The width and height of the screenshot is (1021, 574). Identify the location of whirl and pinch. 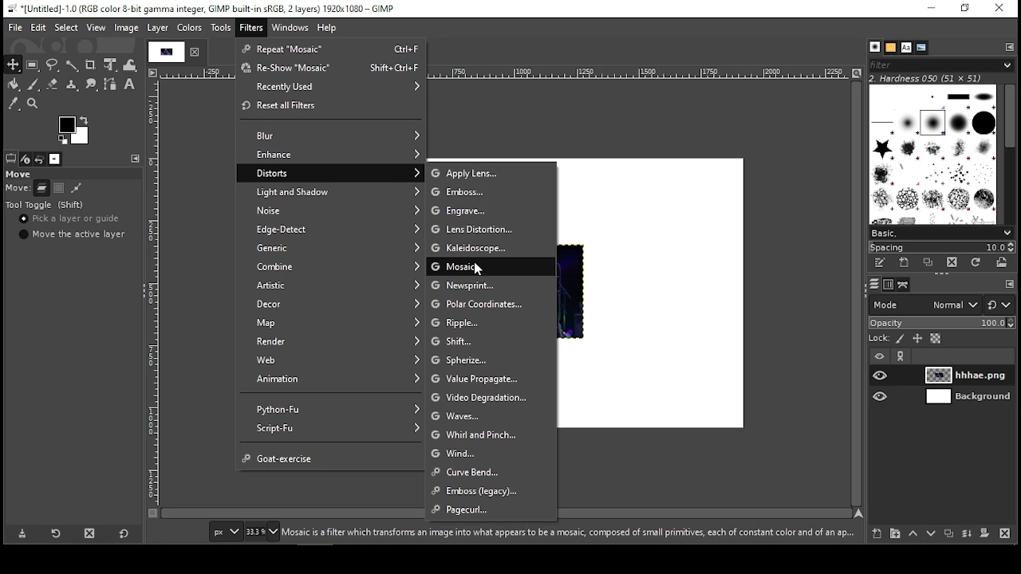
(491, 436).